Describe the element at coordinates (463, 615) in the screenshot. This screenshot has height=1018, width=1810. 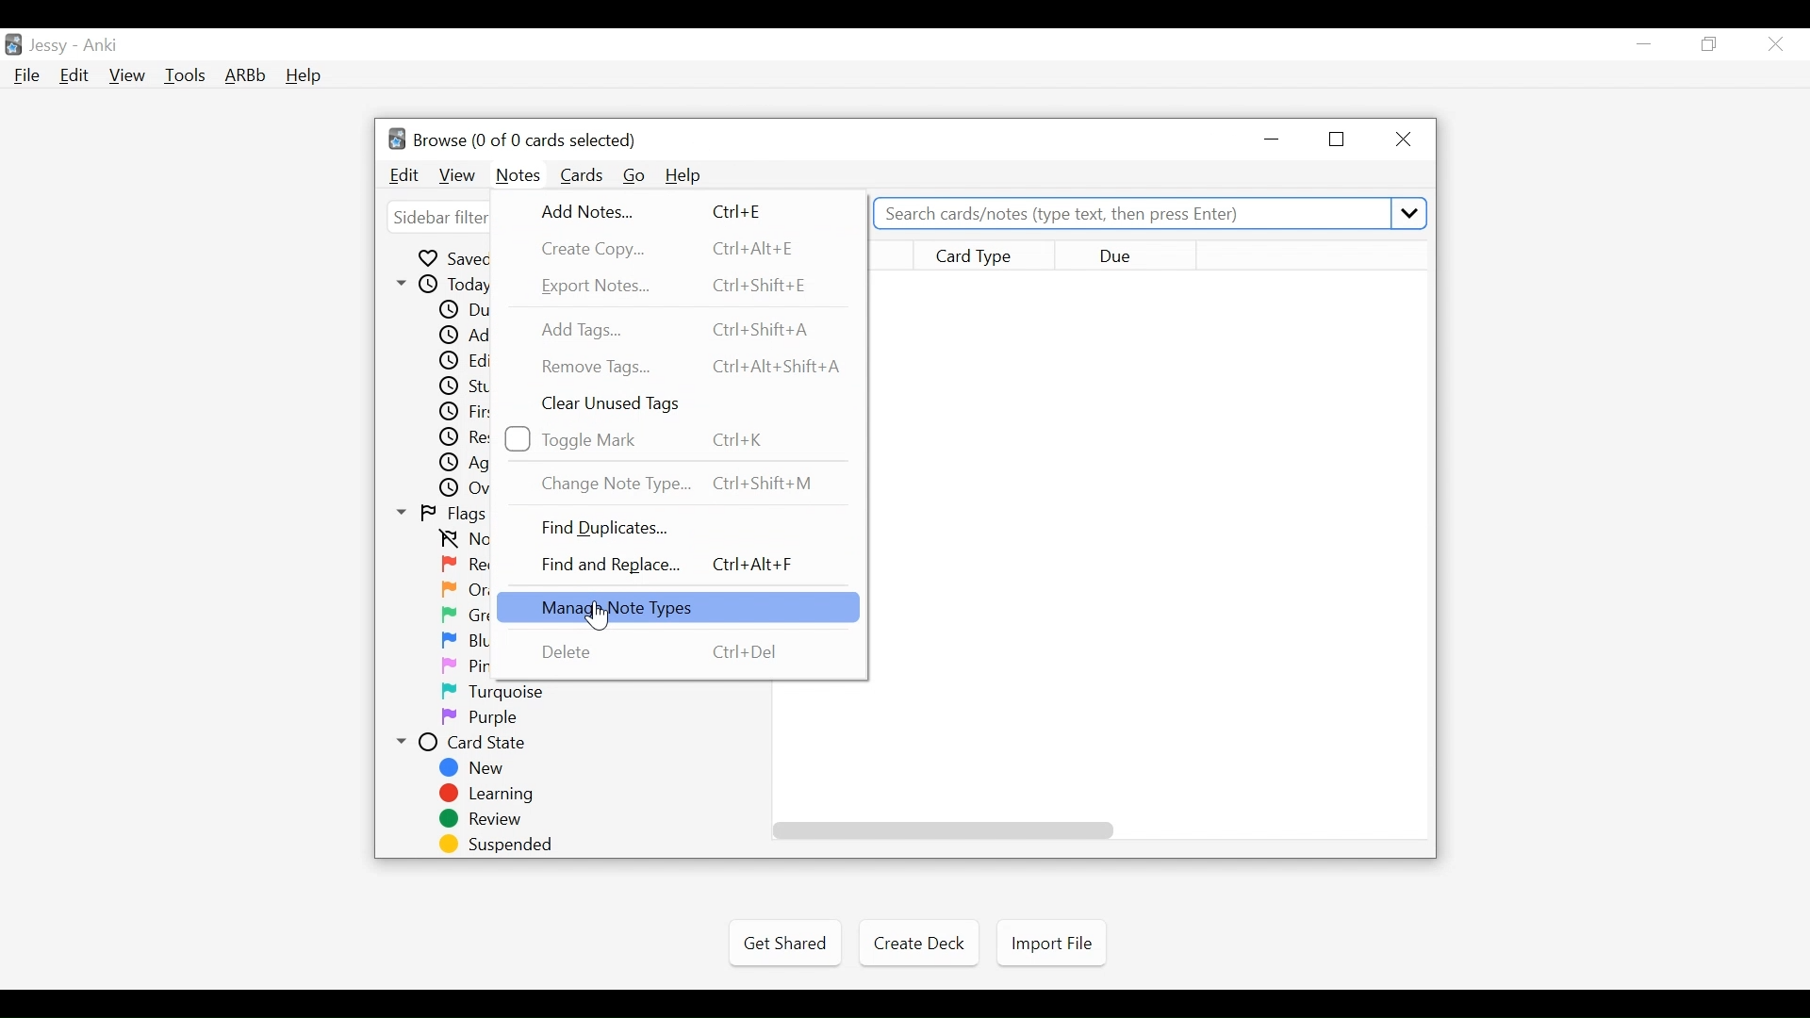
I see `Green` at that location.